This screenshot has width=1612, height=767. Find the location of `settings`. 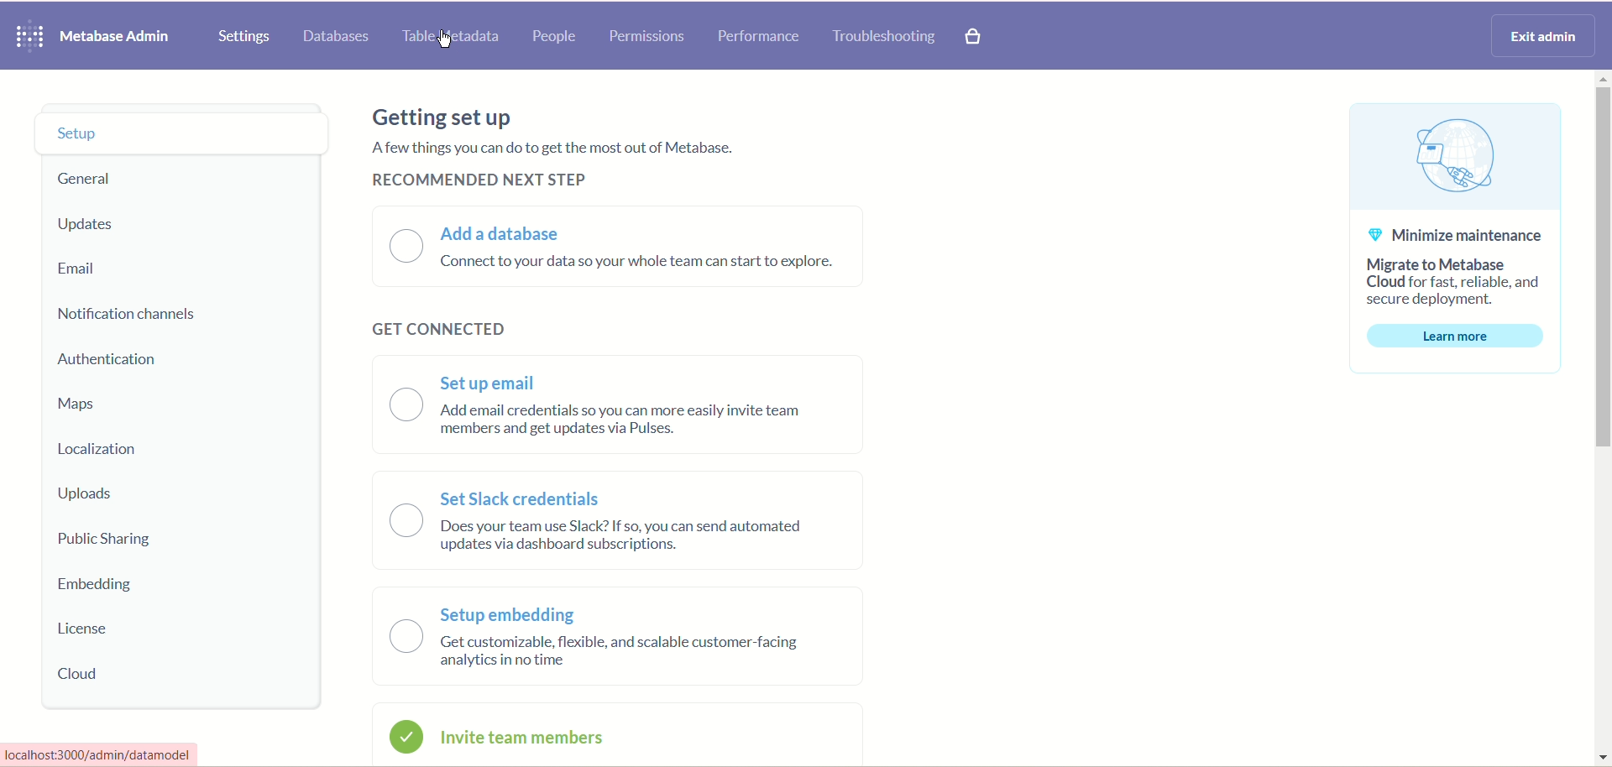

settings is located at coordinates (243, 38).